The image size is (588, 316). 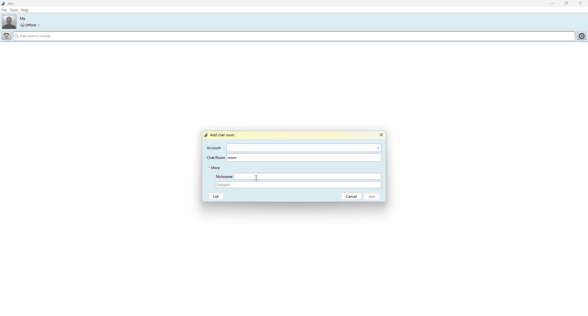 What do you see at coordinates (550, 4) in the screenshot?
I see `minimize` at bounding box center [550, 4].